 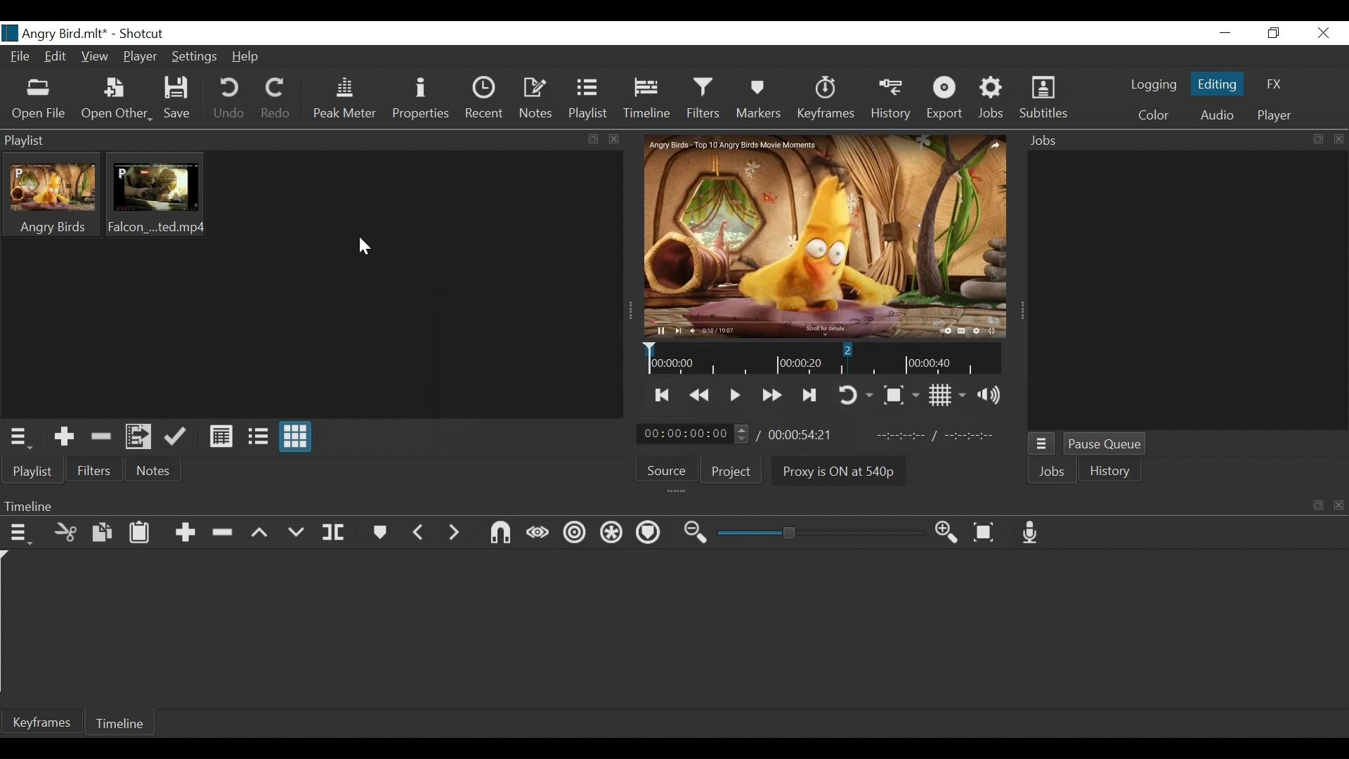 I want to click on Next Marker, so click(x=457, y=533).